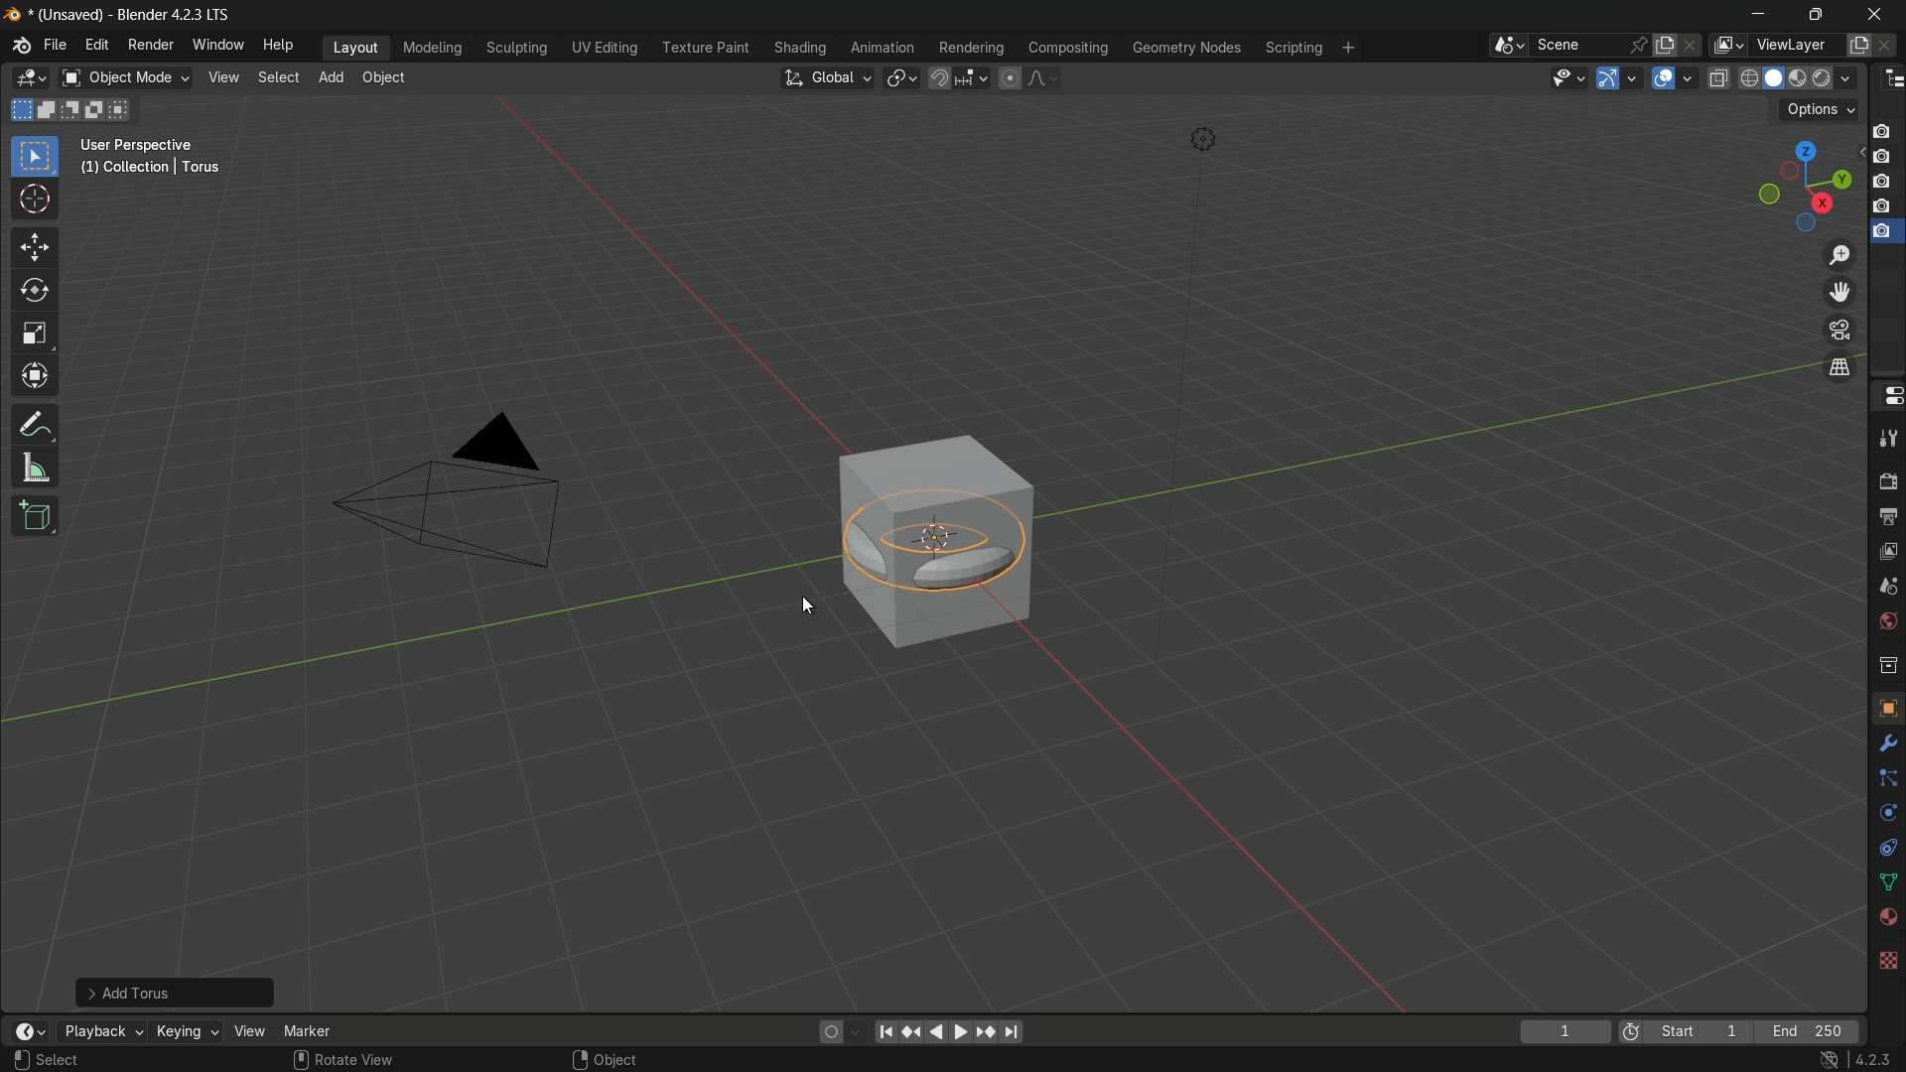 The height and width of the screenshot is (1072, 1906). What do you see at coordinates (1880, 156) in the screenshot?
I see `layer 2` at bounding box center [1880, 156].